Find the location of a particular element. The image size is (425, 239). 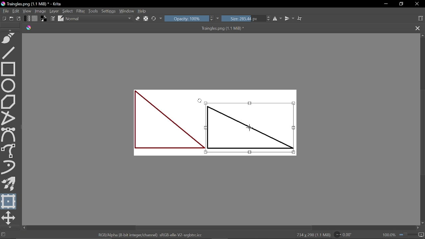

Preserve alpha is located at coordinates (146, 19).